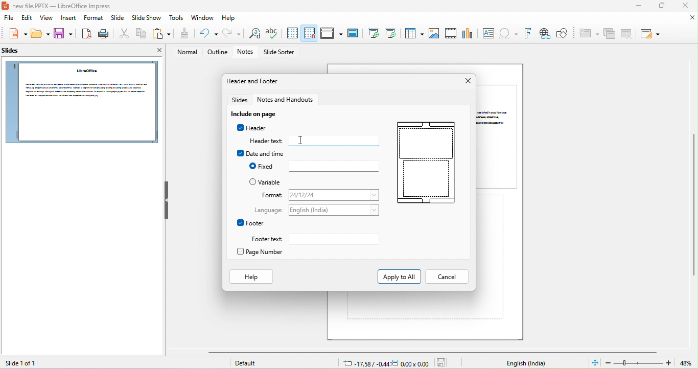  I want to click on start from current slide, so click(390, 33).